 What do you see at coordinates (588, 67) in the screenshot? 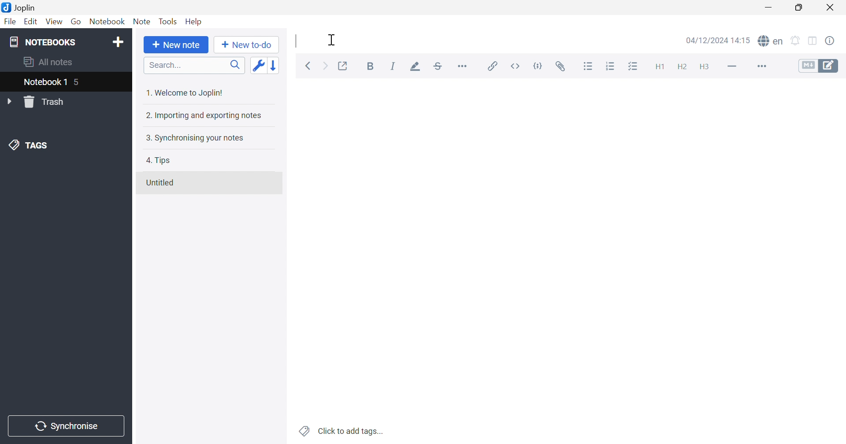
I see `Bullet list` at bounding box center [588, 67].